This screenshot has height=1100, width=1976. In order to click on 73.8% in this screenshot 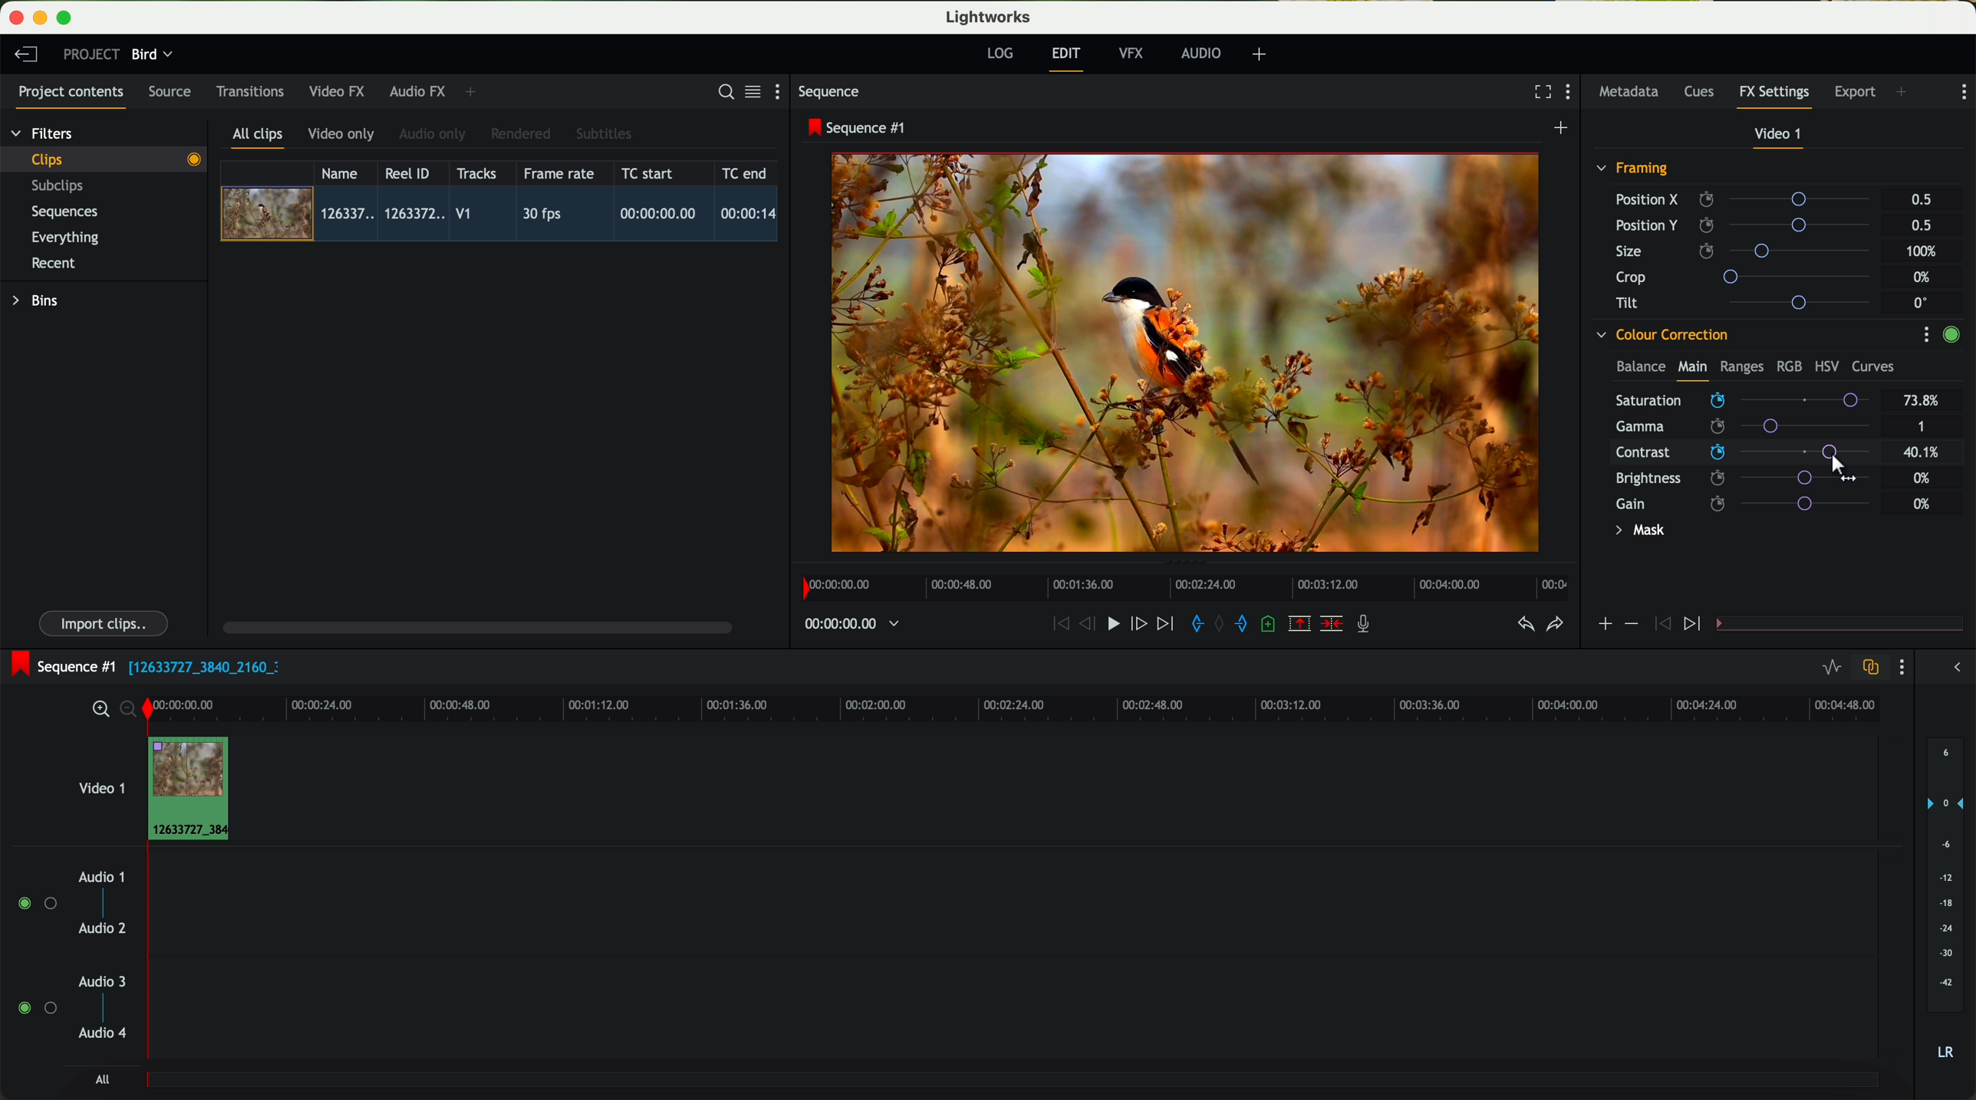, I will do `click(1922, 401)`.